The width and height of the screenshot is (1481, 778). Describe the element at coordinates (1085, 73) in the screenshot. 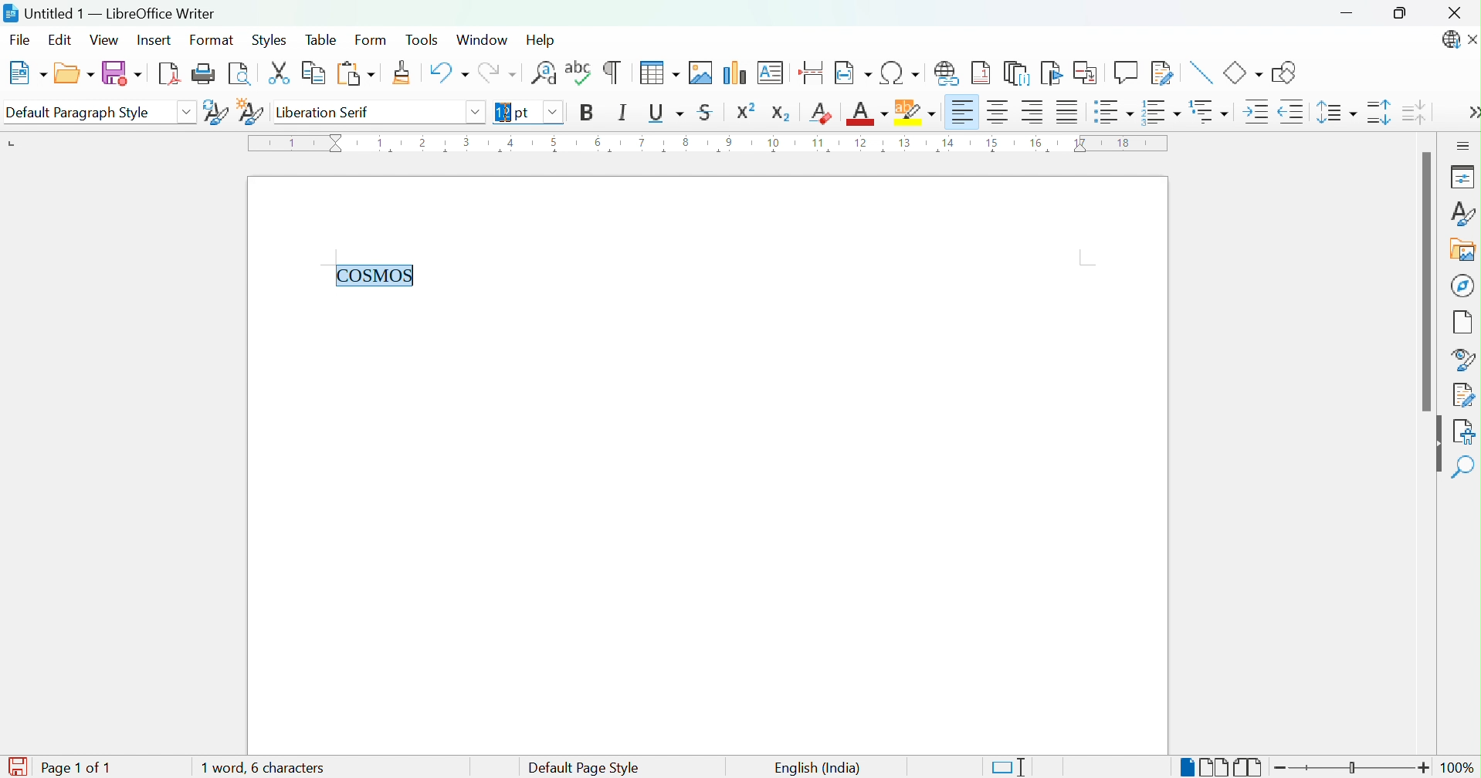

I see `Insert Corss-reference` at that location.